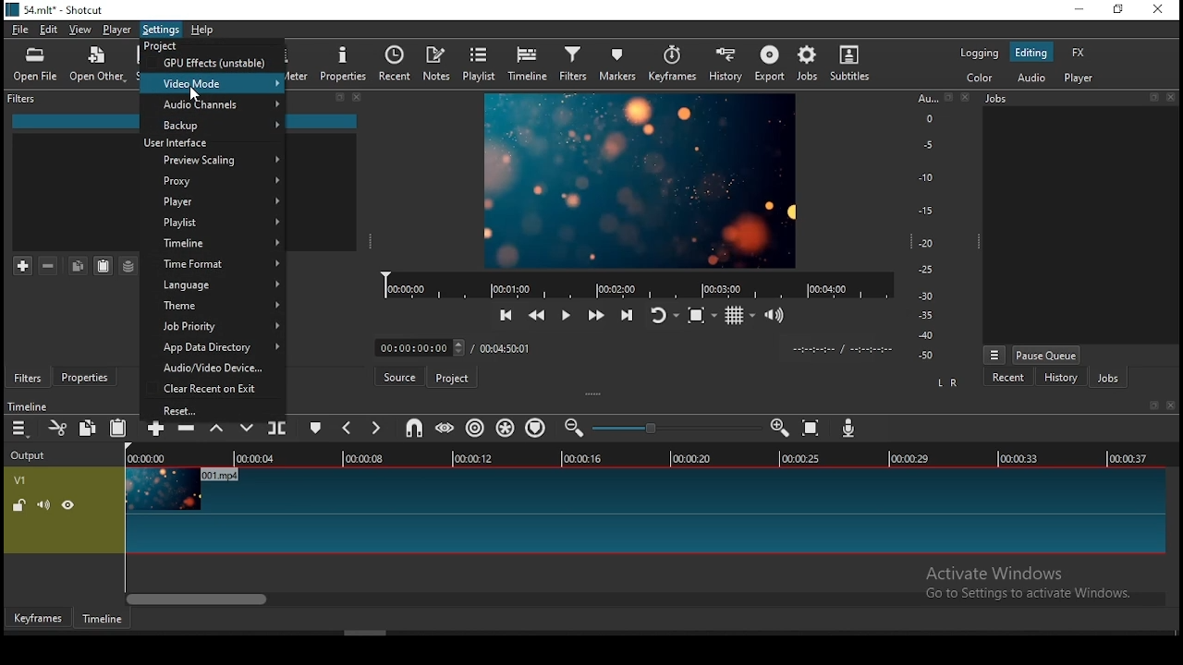 The width and height of the screenshot is (1183, 665). I want to click on play/pause, so click(566, 316).